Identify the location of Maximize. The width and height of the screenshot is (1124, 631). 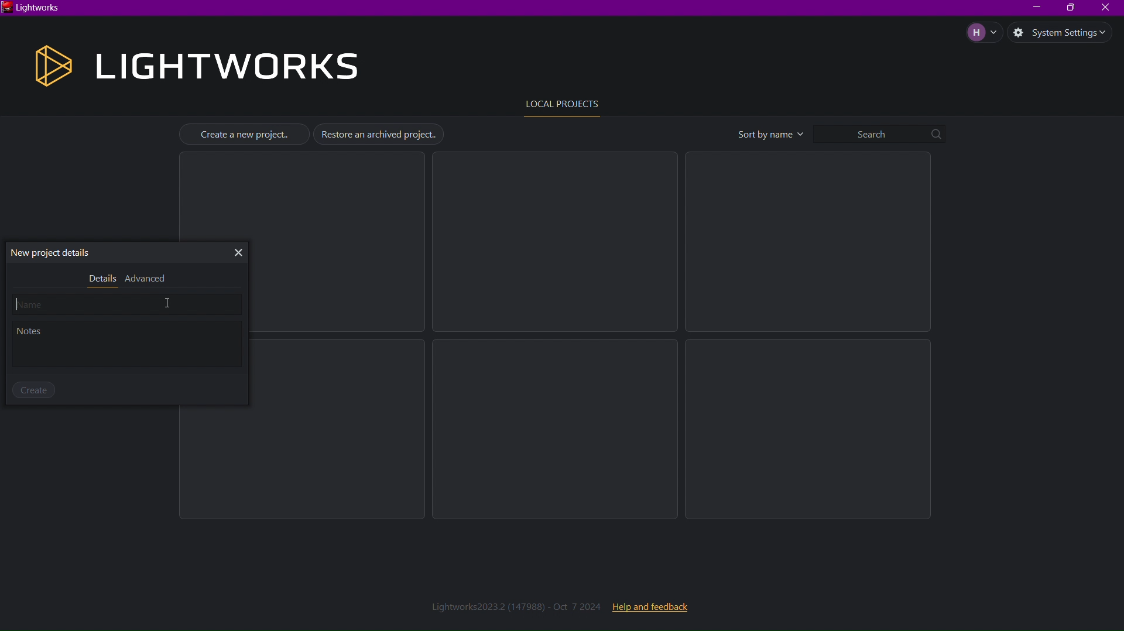
(1069, 9).